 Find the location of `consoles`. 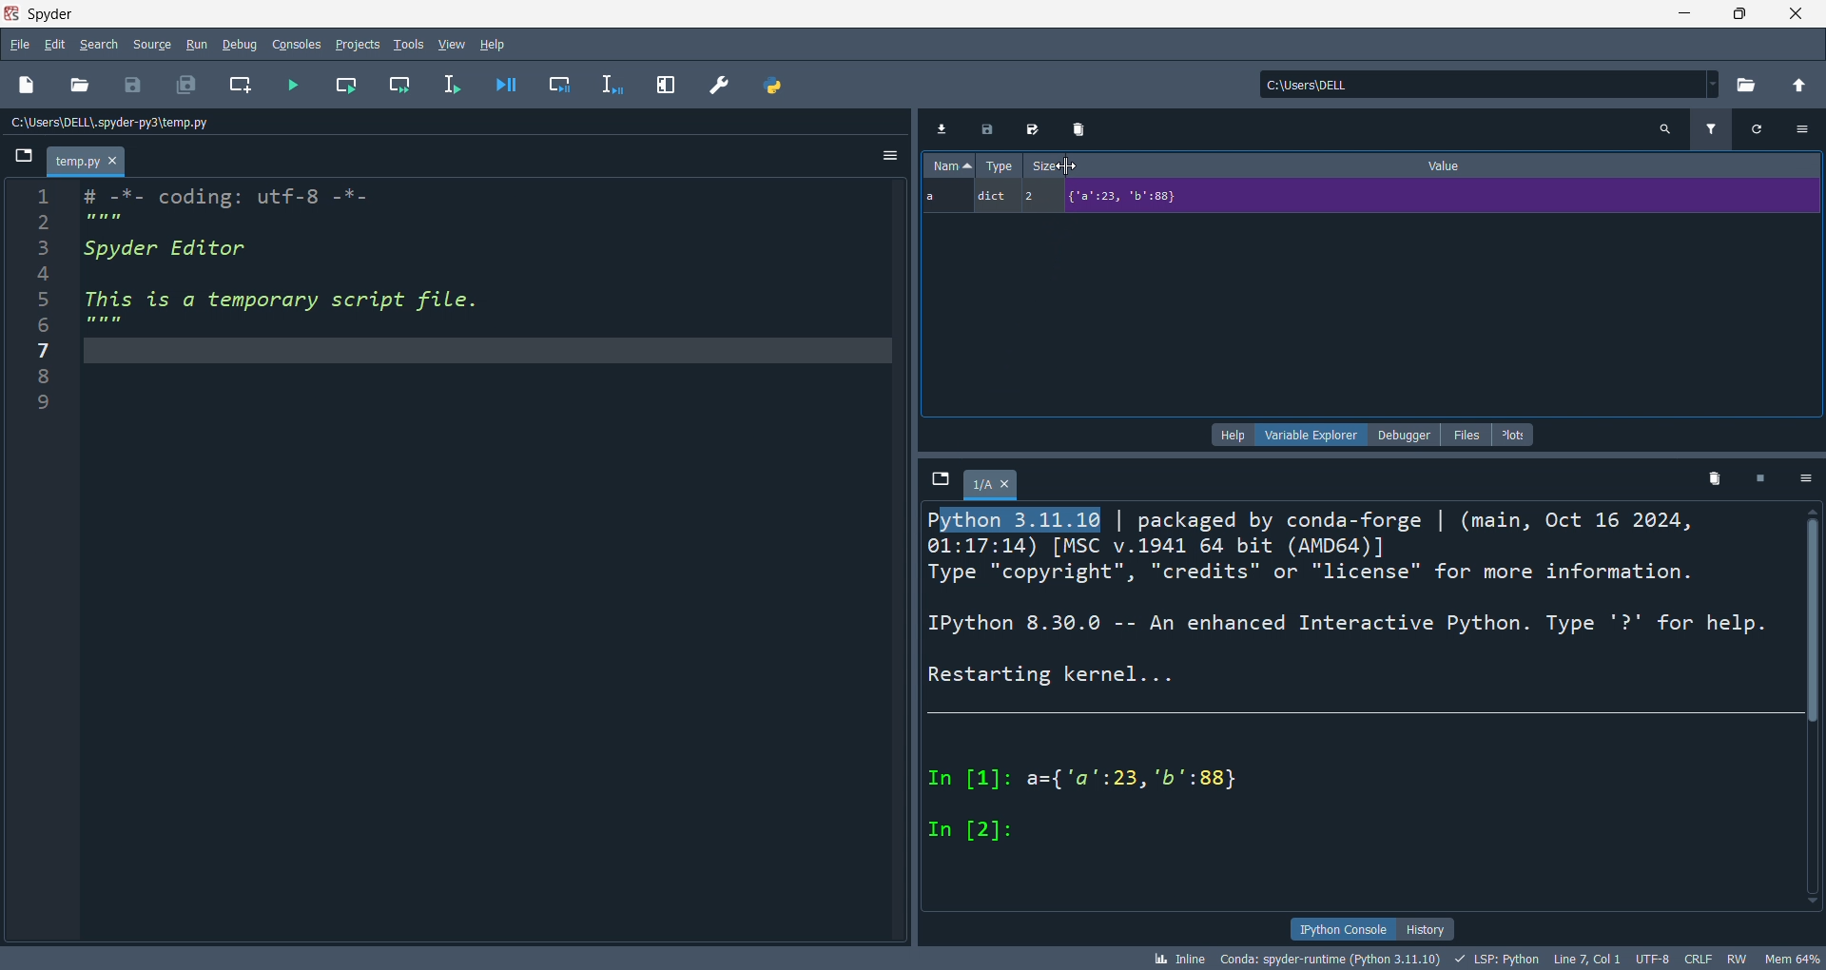

consoles is located at coordinates (289, 44).